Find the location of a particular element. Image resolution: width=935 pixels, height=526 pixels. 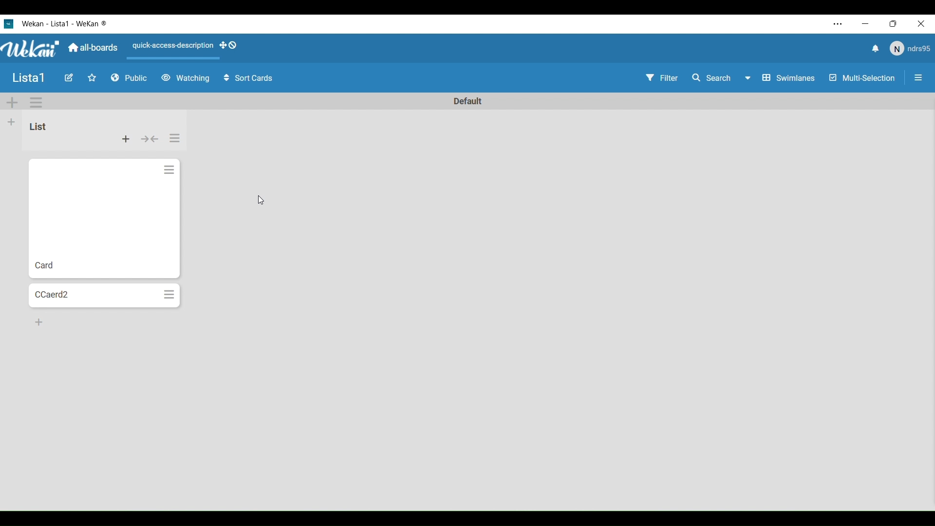

Public is located at coordinates (130, 78).